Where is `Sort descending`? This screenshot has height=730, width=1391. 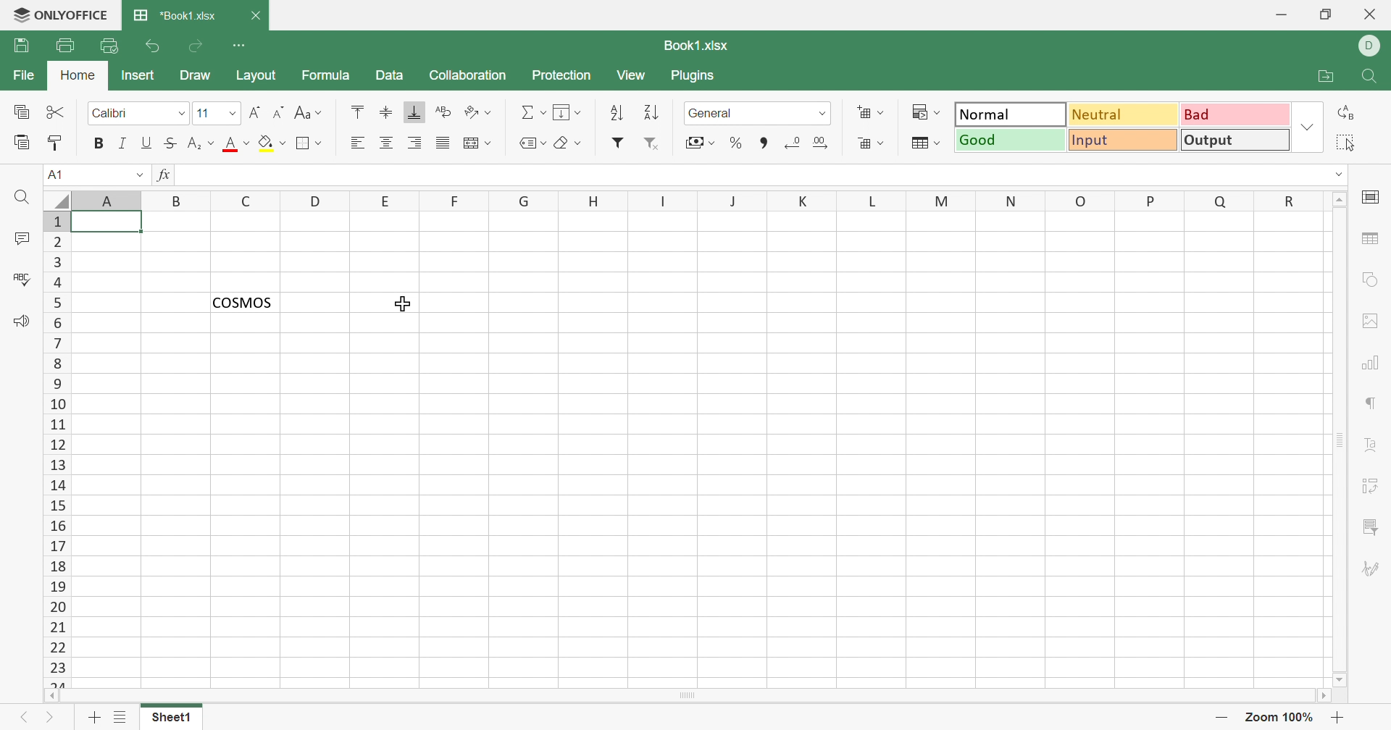 Sort descending is located at coordinates (655, 113).